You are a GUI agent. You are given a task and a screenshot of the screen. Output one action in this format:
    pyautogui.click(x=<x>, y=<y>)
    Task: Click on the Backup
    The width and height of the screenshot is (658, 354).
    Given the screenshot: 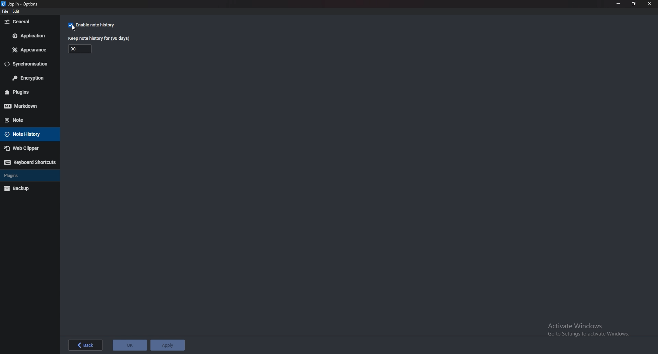 What is the action you would take?
    pyautogui.click(x=27, y=188)
    